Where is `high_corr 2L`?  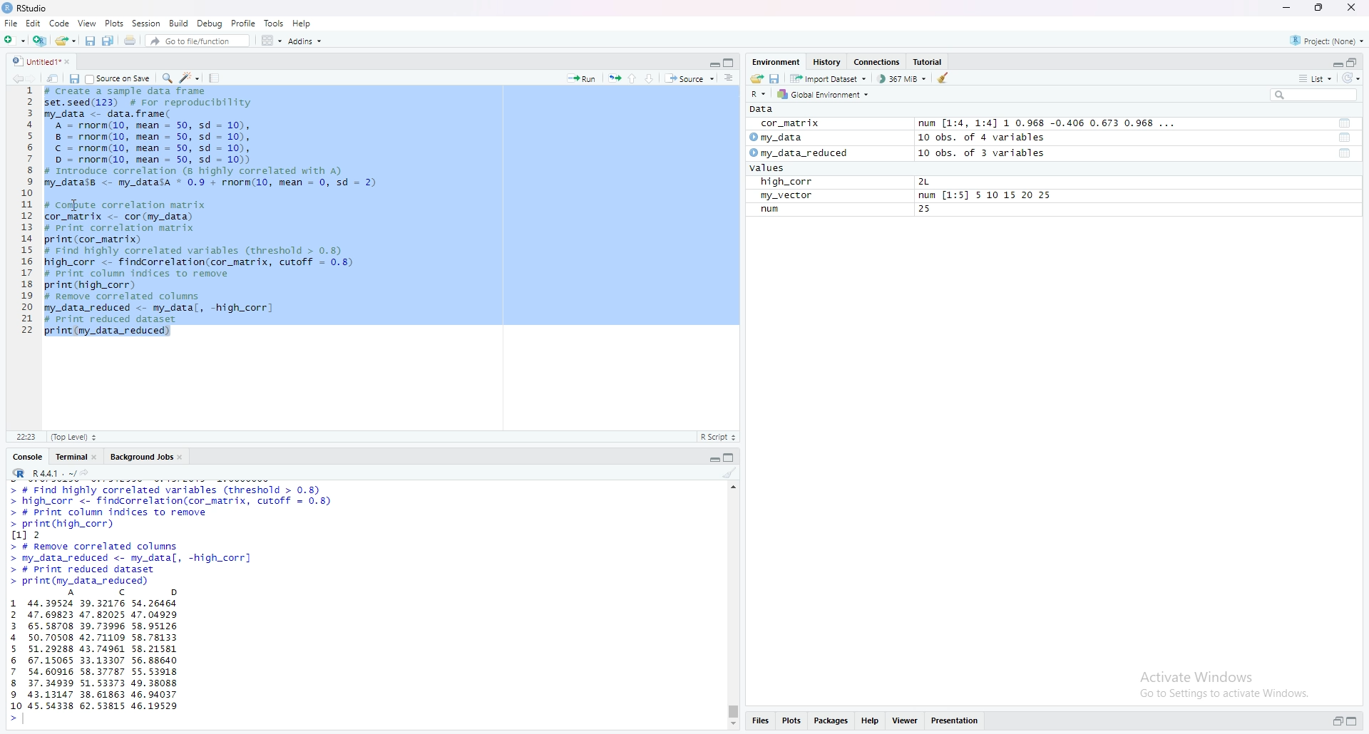
high_corr 2L is located at coordinates (853, 182).